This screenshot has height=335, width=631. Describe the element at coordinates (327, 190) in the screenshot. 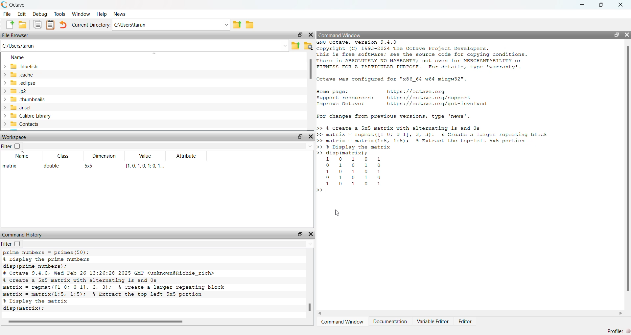

I see `typing indicator` at that location.